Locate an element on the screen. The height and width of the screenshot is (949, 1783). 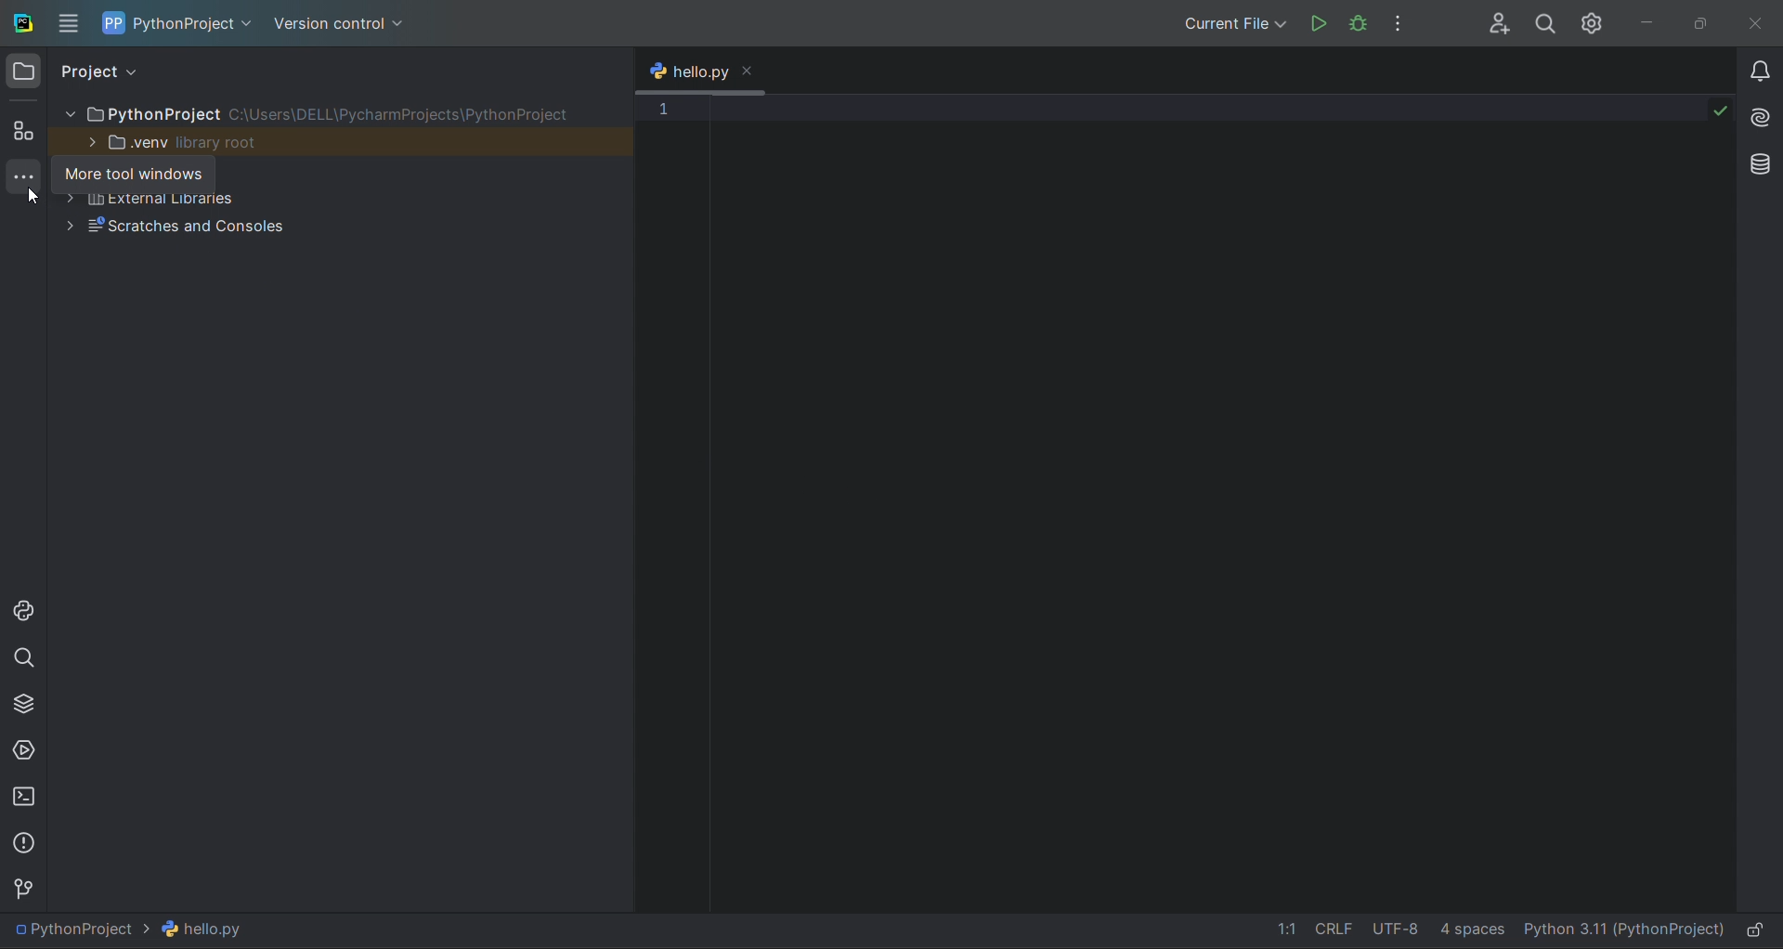
Scratches and Consoles is located at coordinates (189, 227).